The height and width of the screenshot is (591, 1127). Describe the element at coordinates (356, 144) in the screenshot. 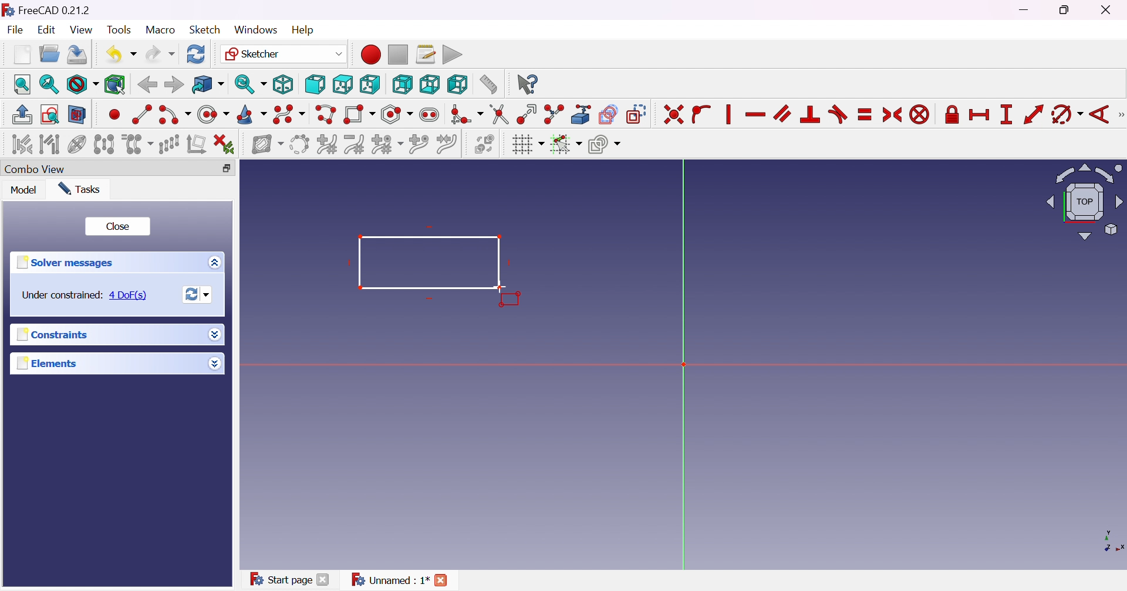

I see `Decrease B-spline degree` at that location.